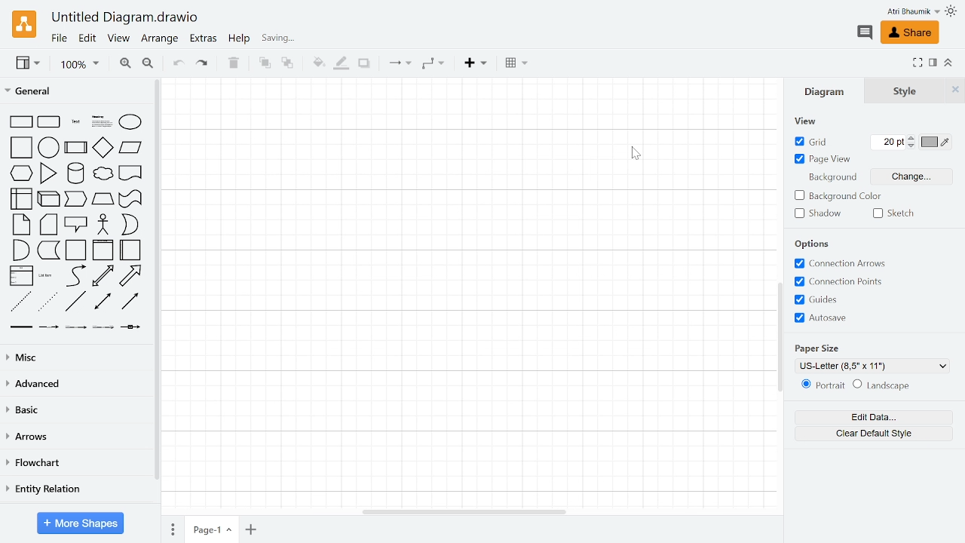 The width and height of the screenshot is (965, 543). What do you see at coordinates (75, 465) in the screenshot?
I see `Flowchart` at bounding box center [75, 465].